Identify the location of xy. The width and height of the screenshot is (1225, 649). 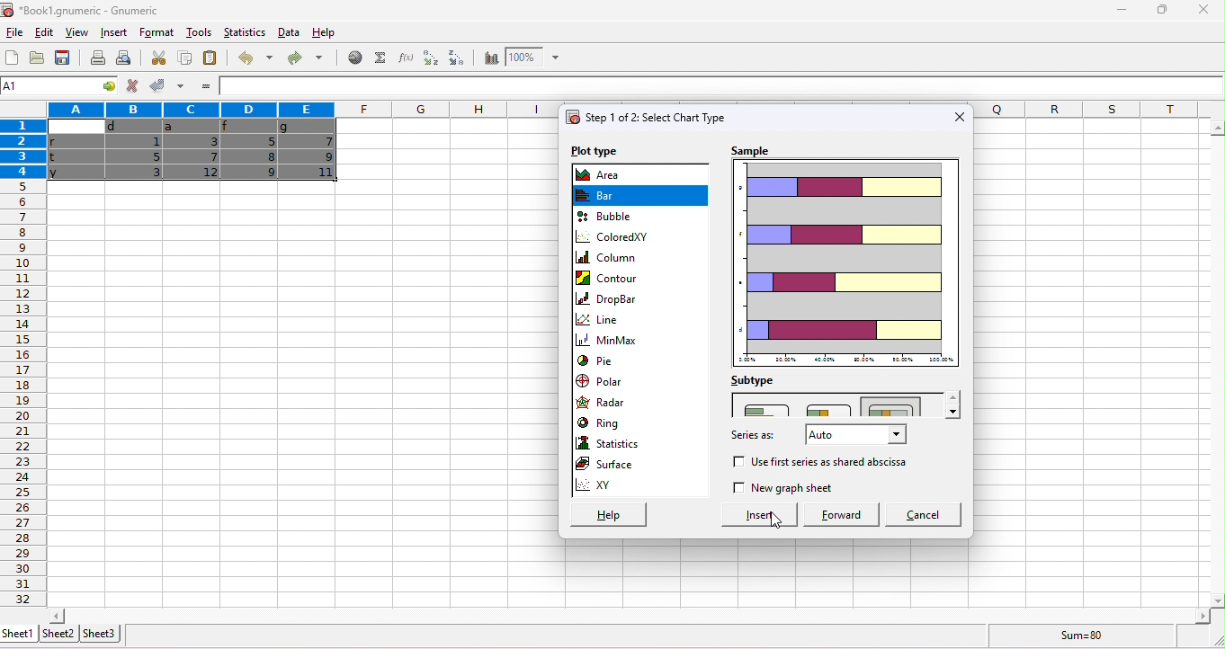
(639, 487).